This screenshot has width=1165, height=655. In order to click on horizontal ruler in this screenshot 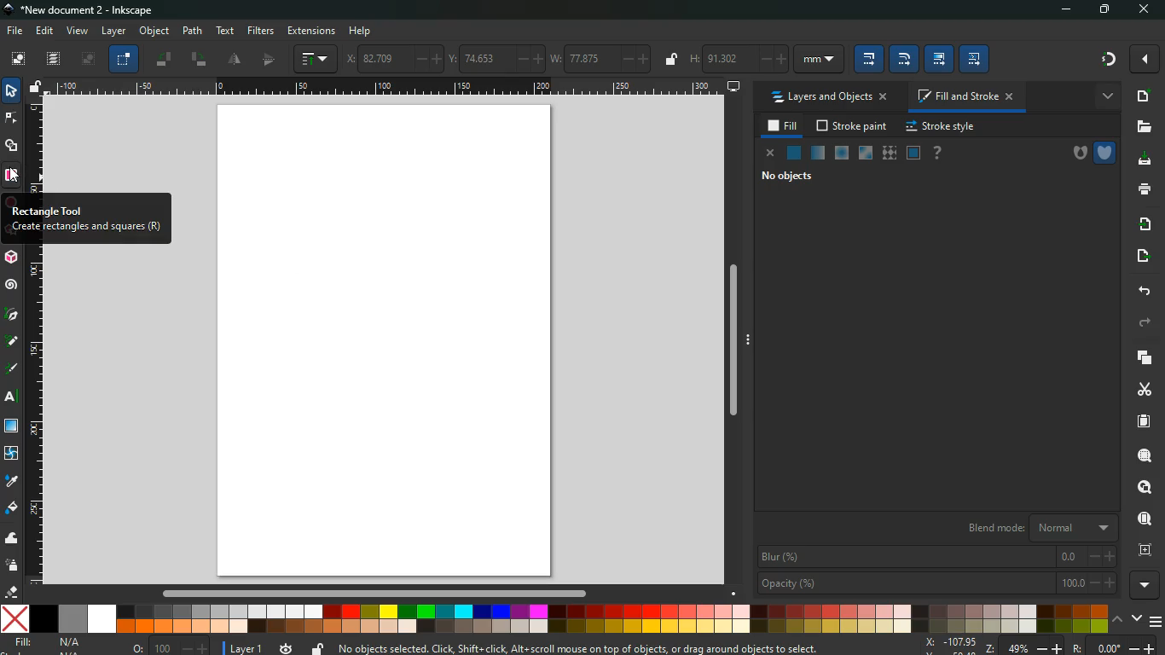, I will do `click(382, 89)`.